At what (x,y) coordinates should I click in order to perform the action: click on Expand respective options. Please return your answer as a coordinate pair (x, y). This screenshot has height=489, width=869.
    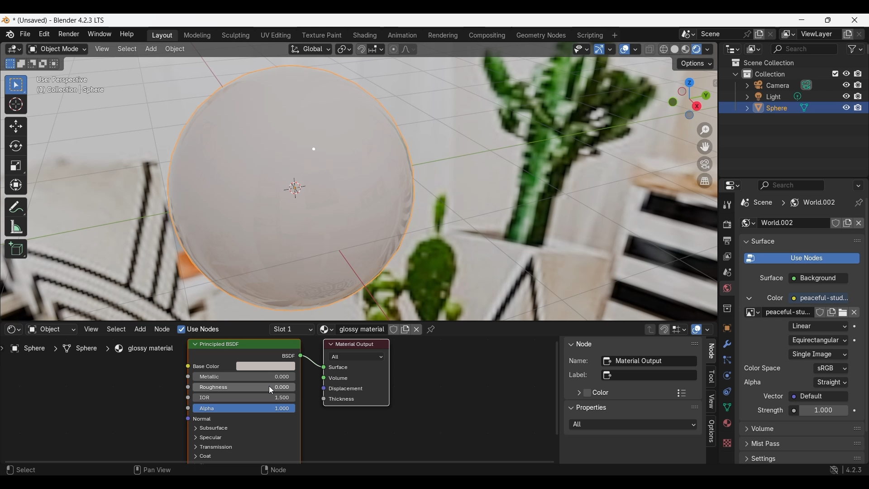
    Looking at the image, I should click on (744, 431).